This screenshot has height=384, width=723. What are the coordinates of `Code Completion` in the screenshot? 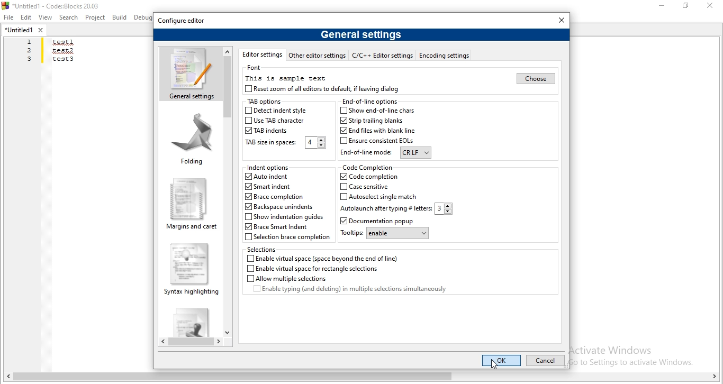 It's located at (367, 167).